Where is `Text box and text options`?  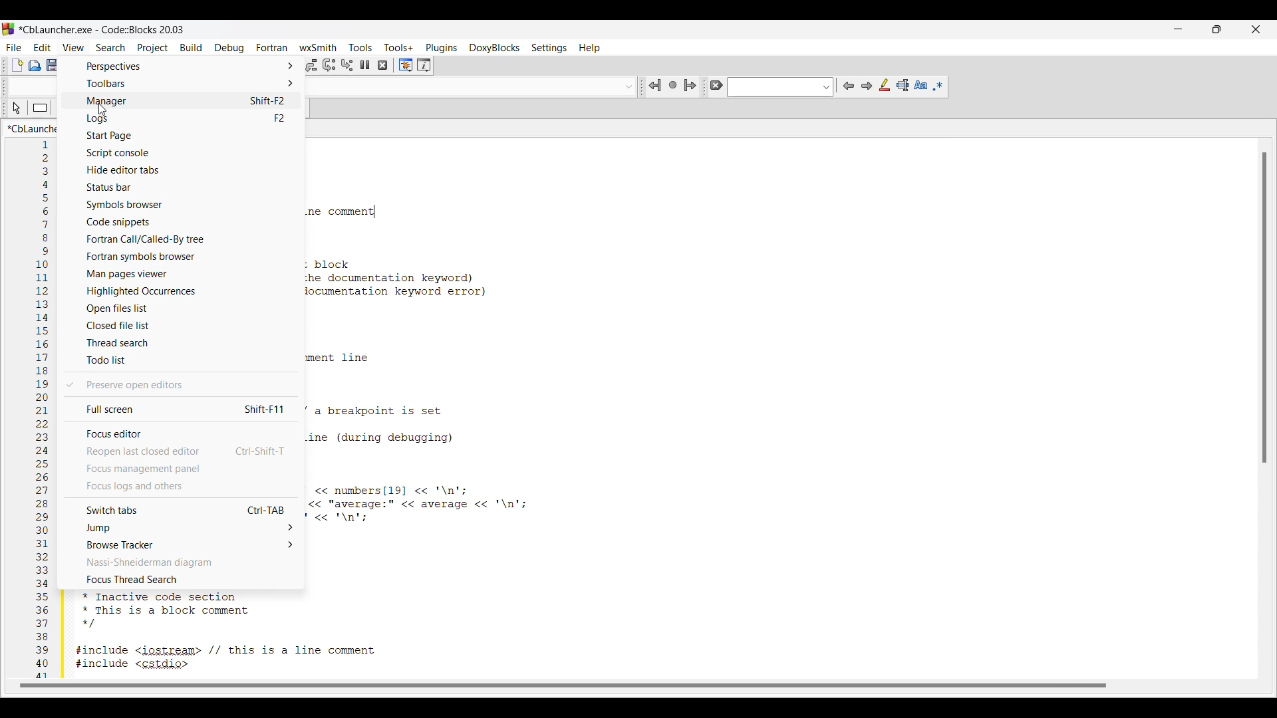
Text box and text options is located at coordinates (781, 87).